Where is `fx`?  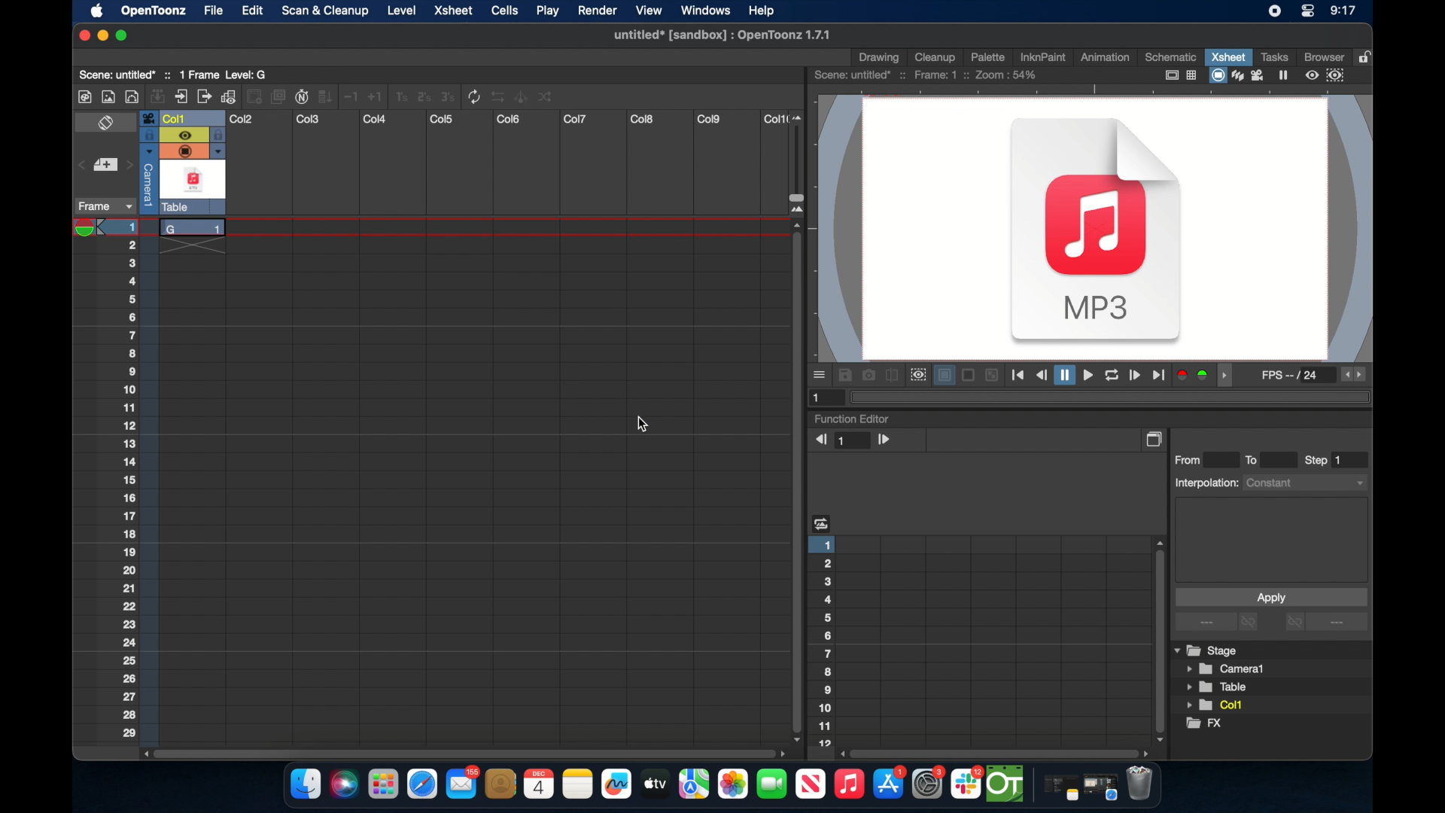
fx is located at coordinates (1210, 726).